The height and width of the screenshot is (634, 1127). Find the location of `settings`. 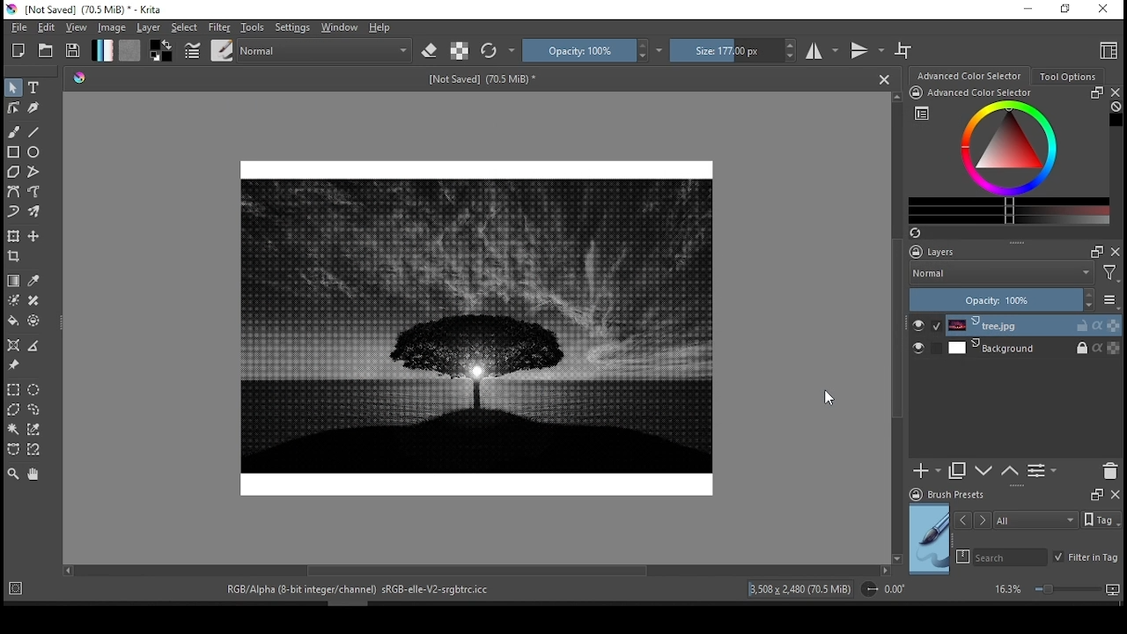

settings is located at coordinates (292, 28).